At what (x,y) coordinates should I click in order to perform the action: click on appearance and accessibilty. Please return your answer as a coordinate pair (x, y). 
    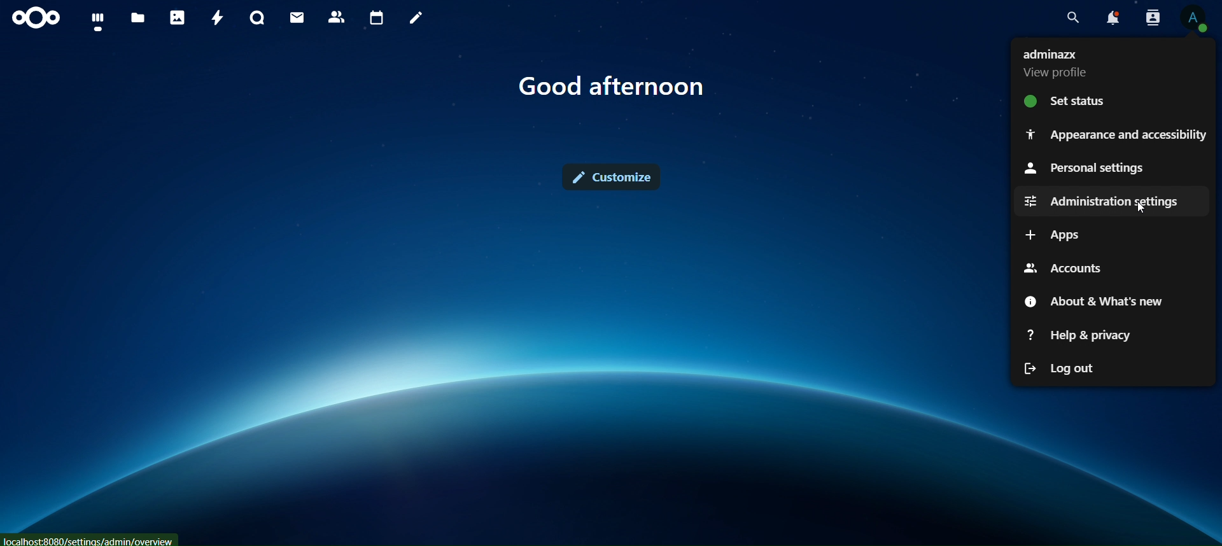
    Looking at the image, I should click on (1116, 132).